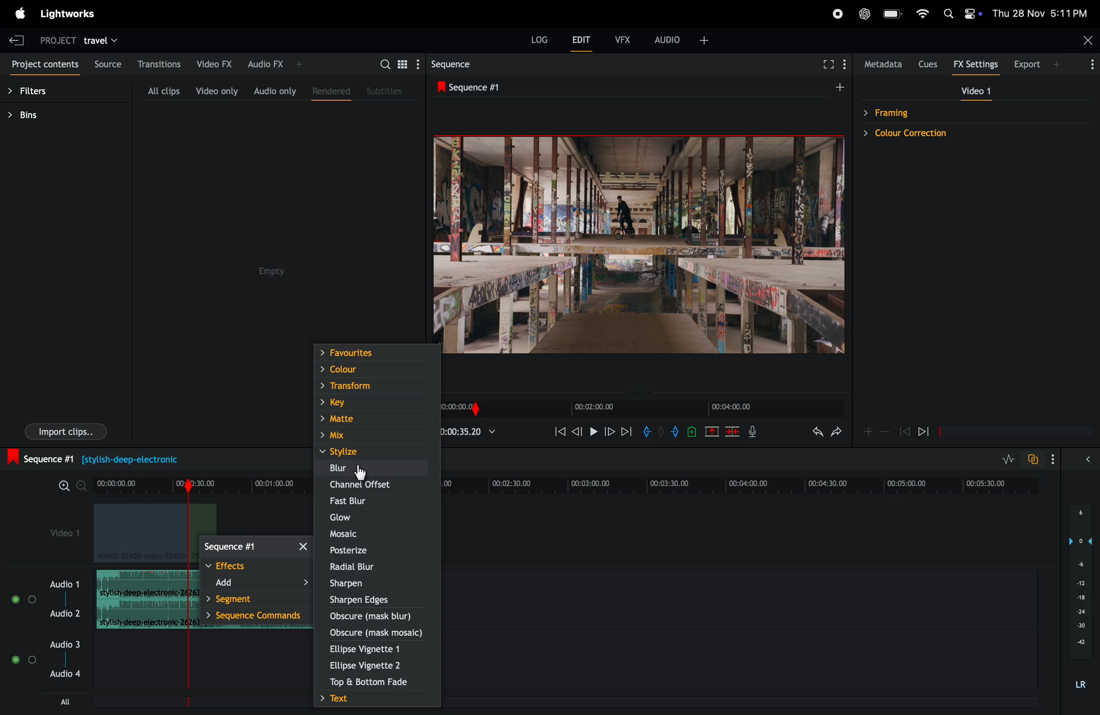 The image size is (1100, 715). I want to click on export, so click(1032, 64).